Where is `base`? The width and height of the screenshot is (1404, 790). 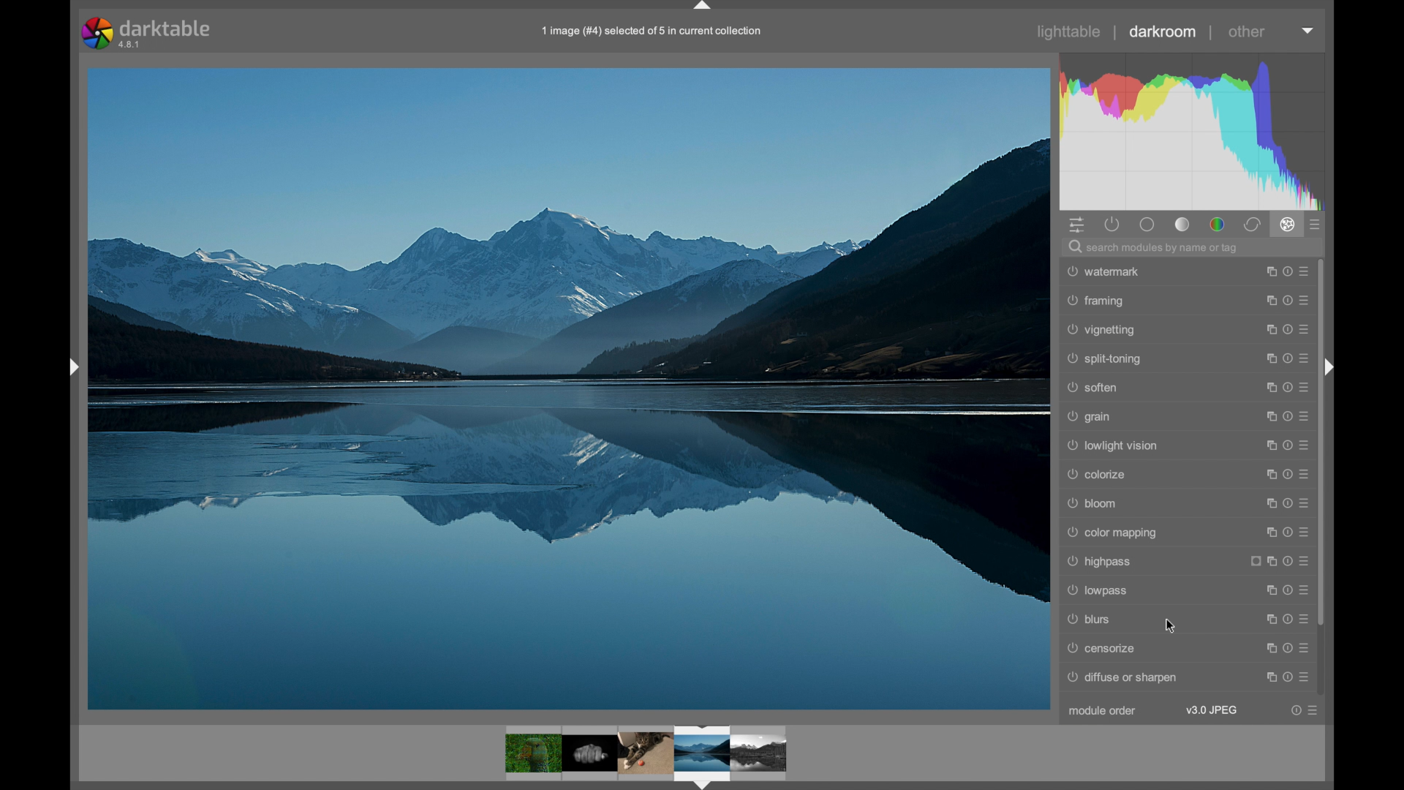
base is located at coordinates (1148, 224).